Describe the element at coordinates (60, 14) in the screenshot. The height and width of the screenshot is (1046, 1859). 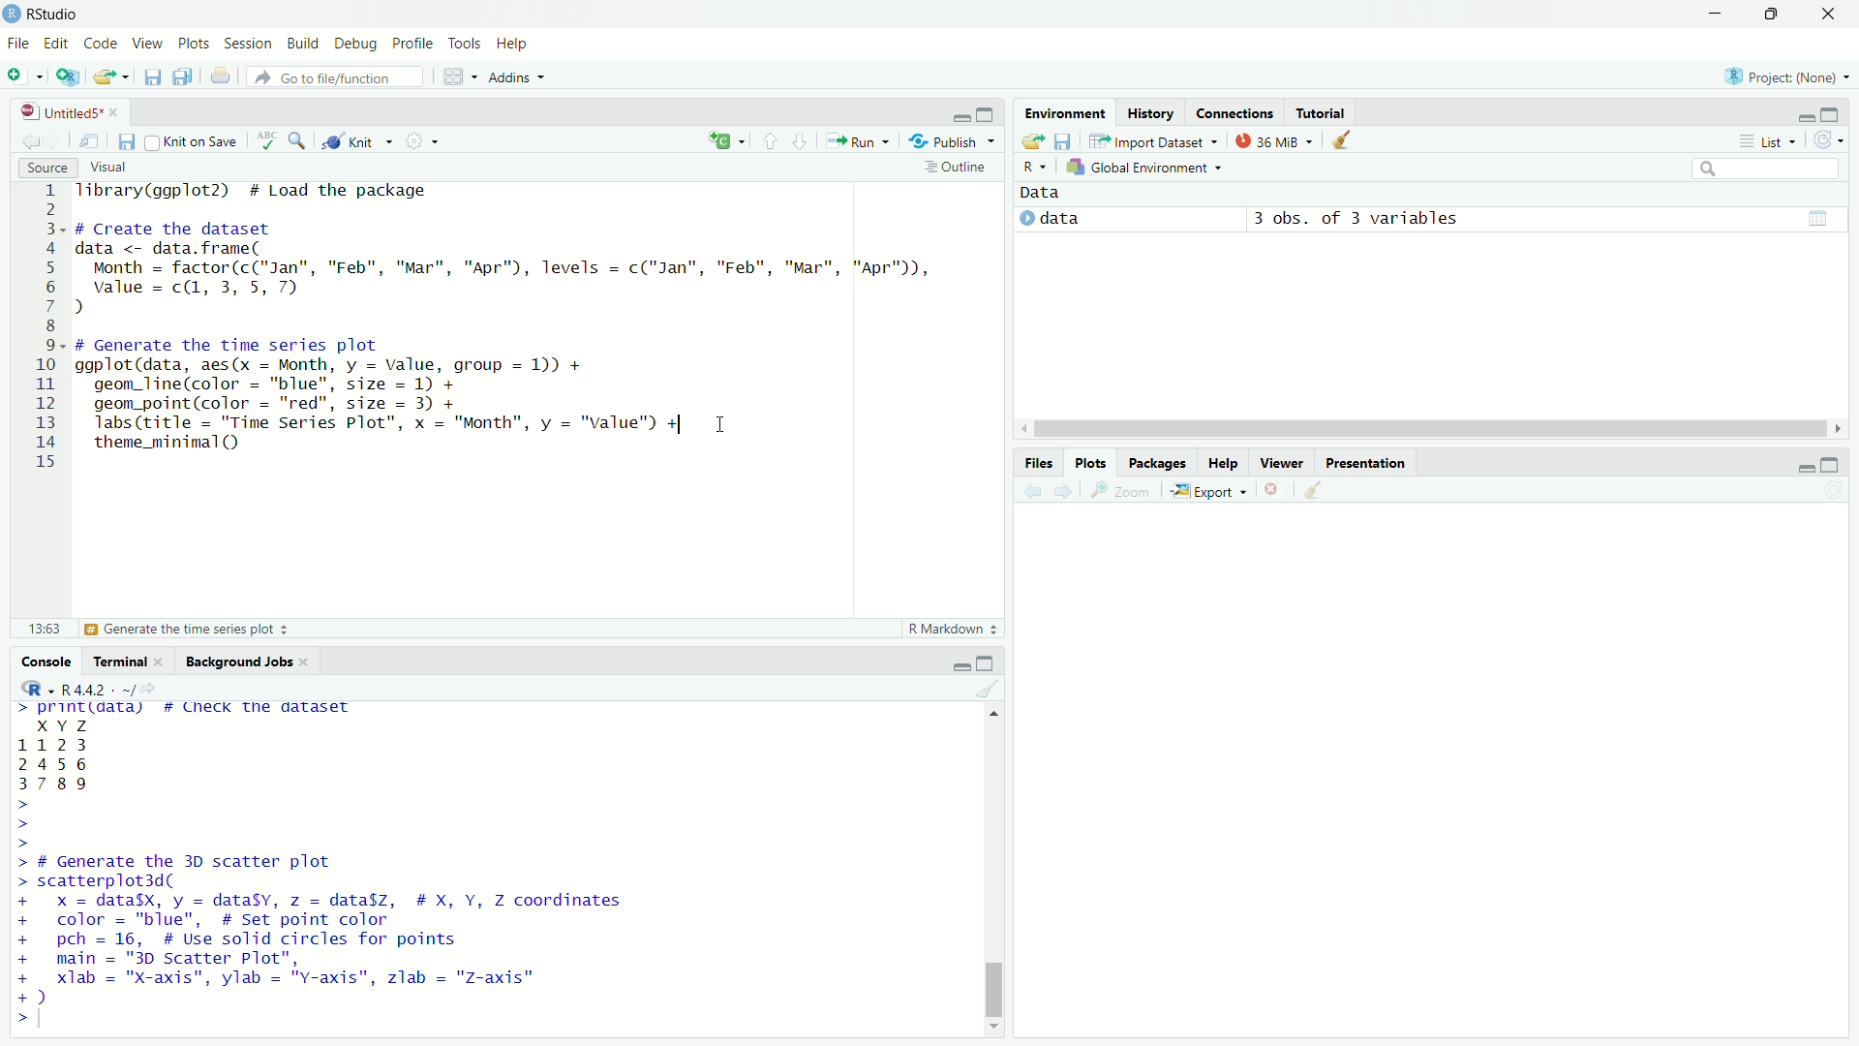
I see `RStudio` at that location.